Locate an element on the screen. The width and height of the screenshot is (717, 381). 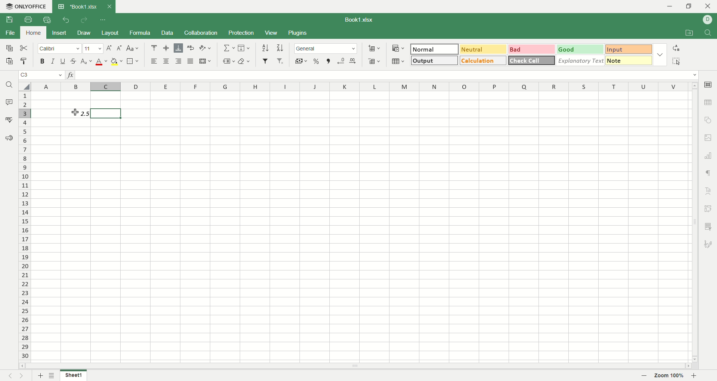
background color is located at coordinates (117, 61).